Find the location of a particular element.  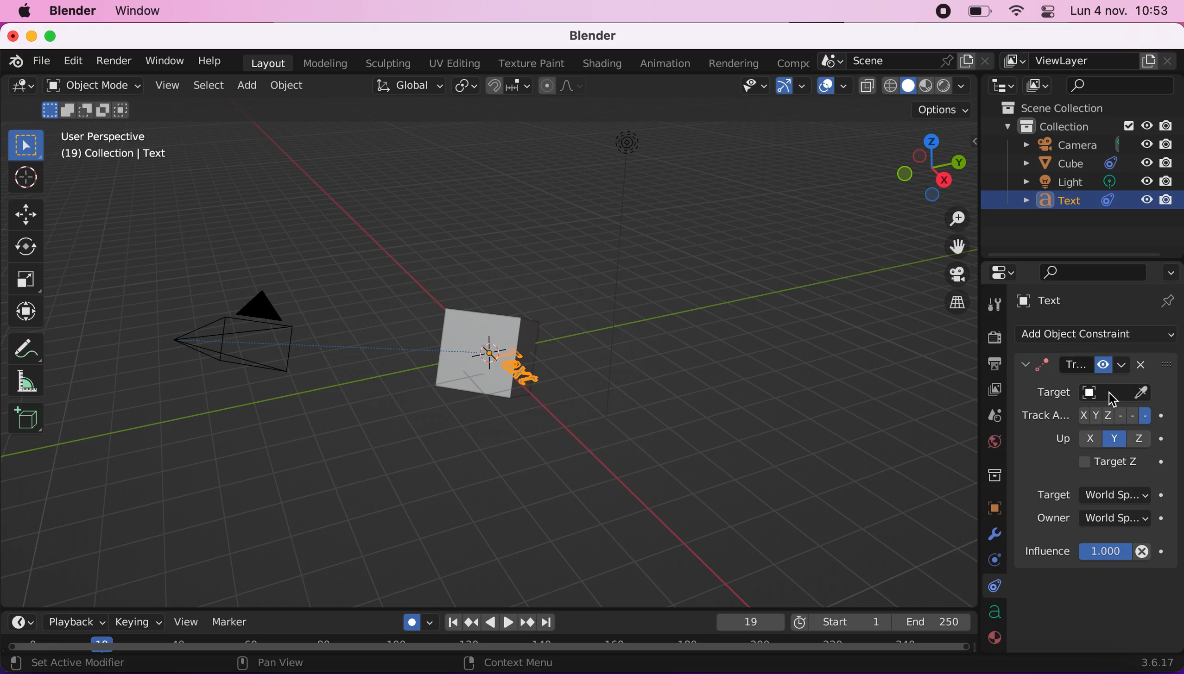

output is located at coordinates (993, 364).